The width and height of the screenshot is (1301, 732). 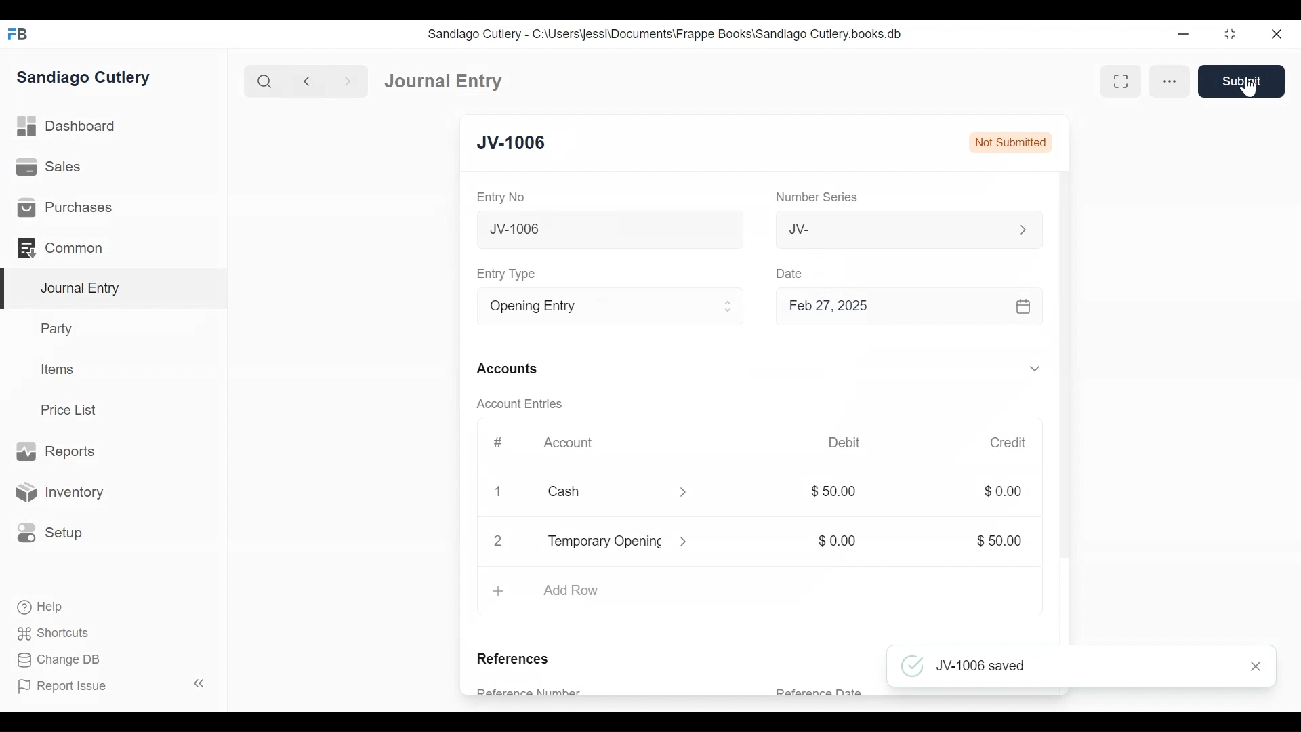 I want to click on $50.00, so click(x=1002, y=541).